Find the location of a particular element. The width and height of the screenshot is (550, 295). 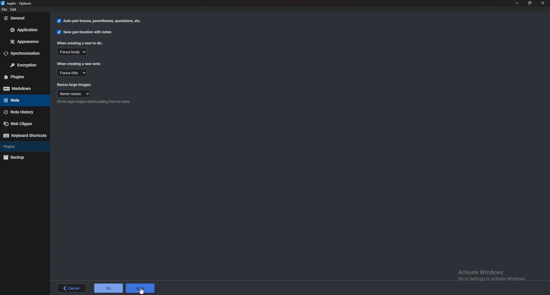

options is located at coordinates (19, 3).